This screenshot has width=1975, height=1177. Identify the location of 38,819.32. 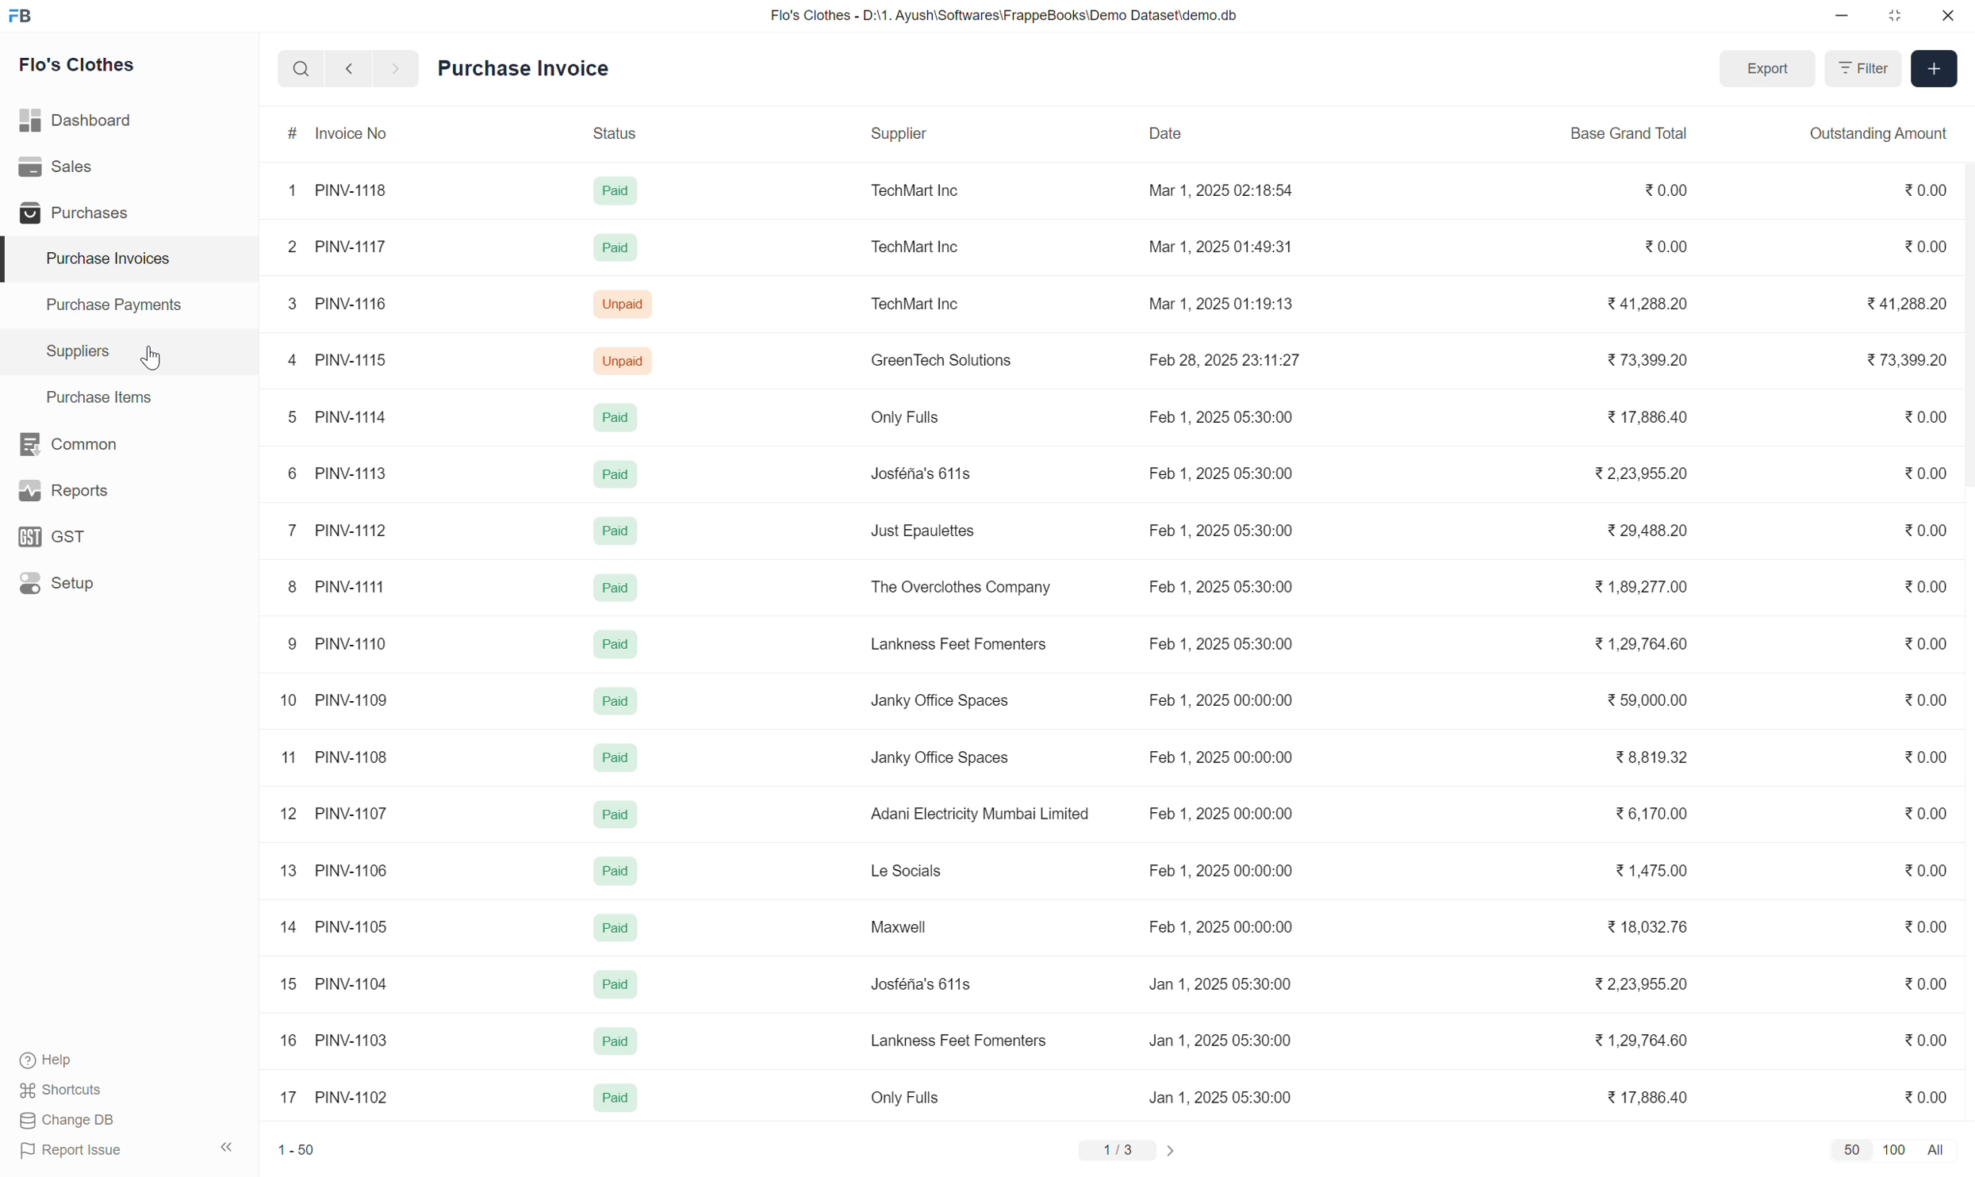
(1657, 757).